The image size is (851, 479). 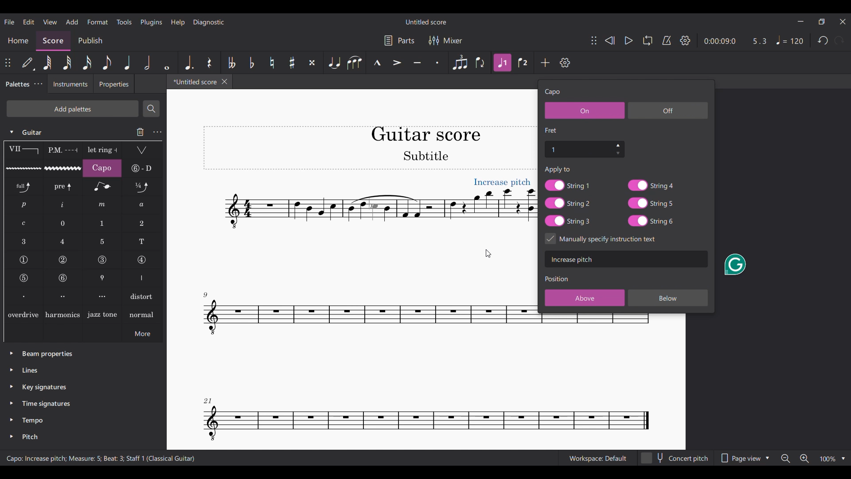 I want to click on Jazz tone, so click(x=102, y=314).